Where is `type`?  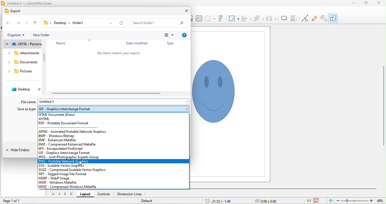 type is located at coordinates (171, 44).